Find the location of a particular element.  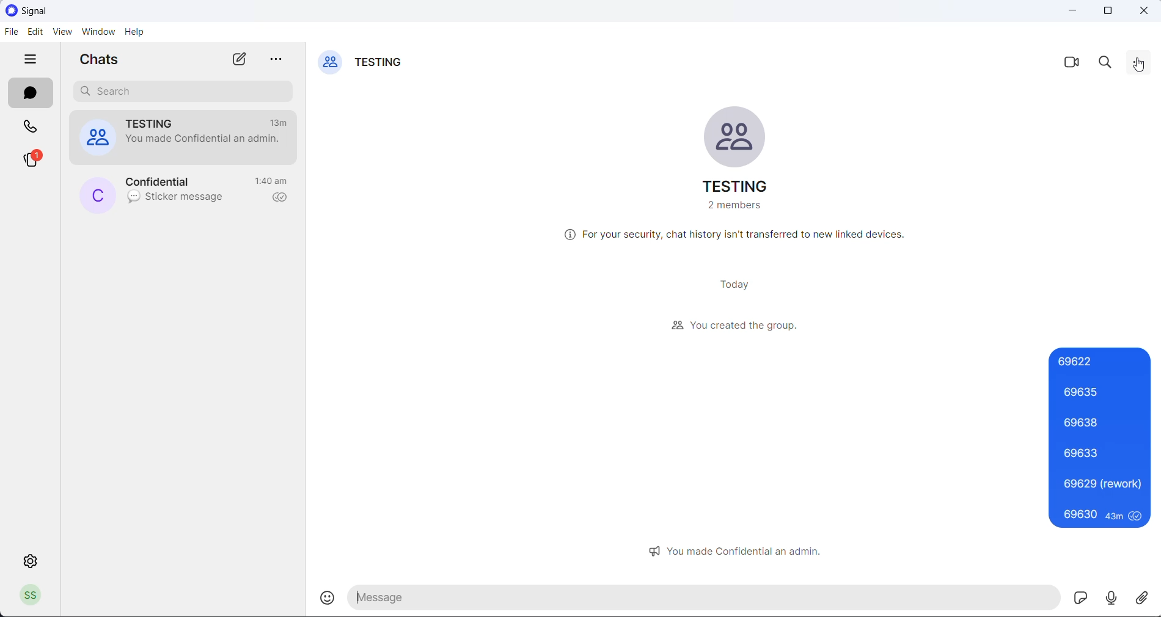

calls is located at coordinates (31, 129).